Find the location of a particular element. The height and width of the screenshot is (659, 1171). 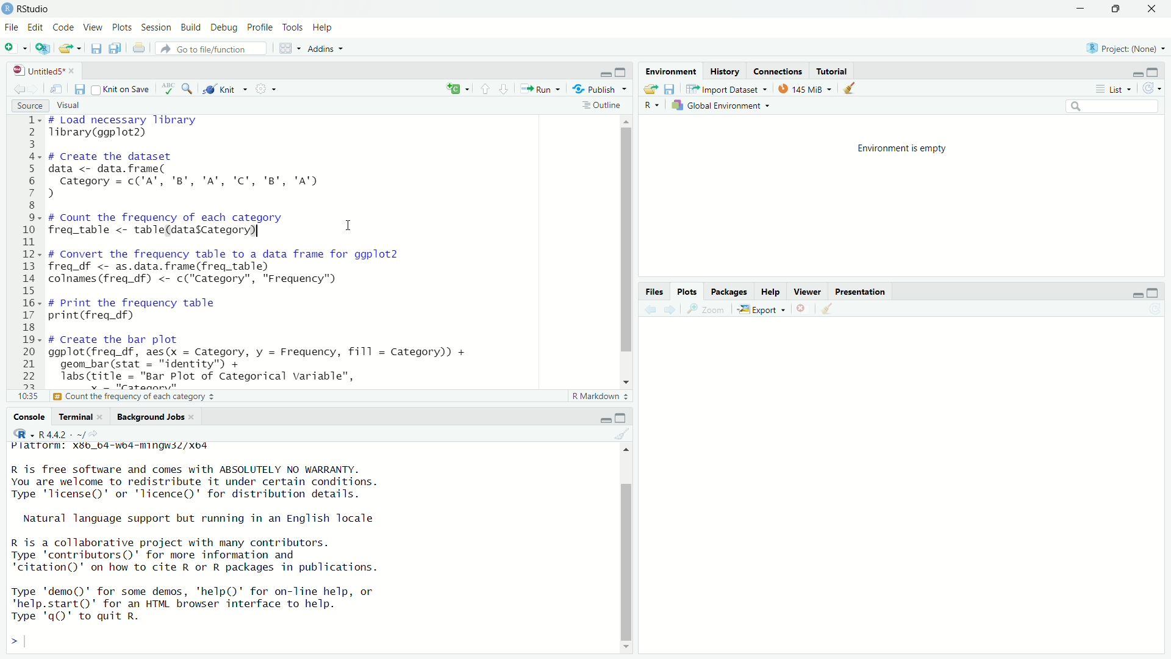

history is located at coordinates (726, 72).